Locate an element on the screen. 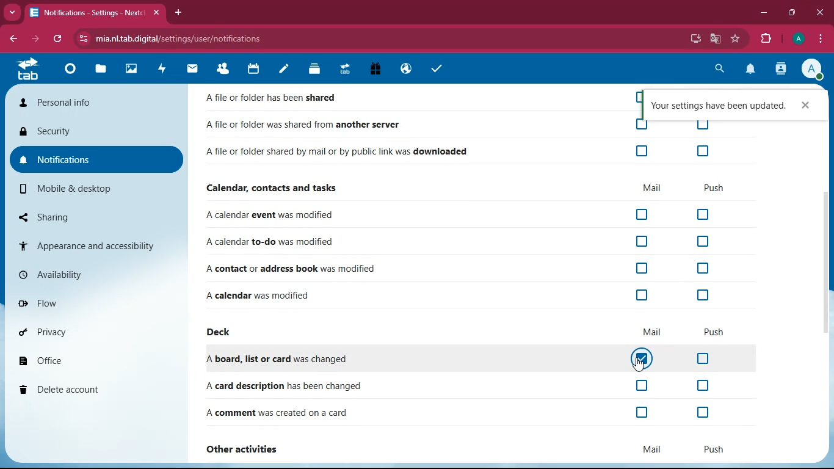 Image resolution: width=834 pixels, height=469 pixels. mail is located at coordinates (654, 330).